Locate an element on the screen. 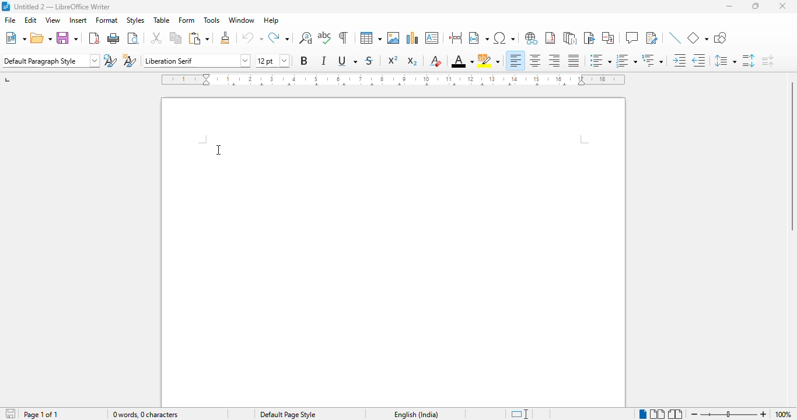 The width and height of the screenshot is (797, 420). zoom in is located at coordinates (763, 415).